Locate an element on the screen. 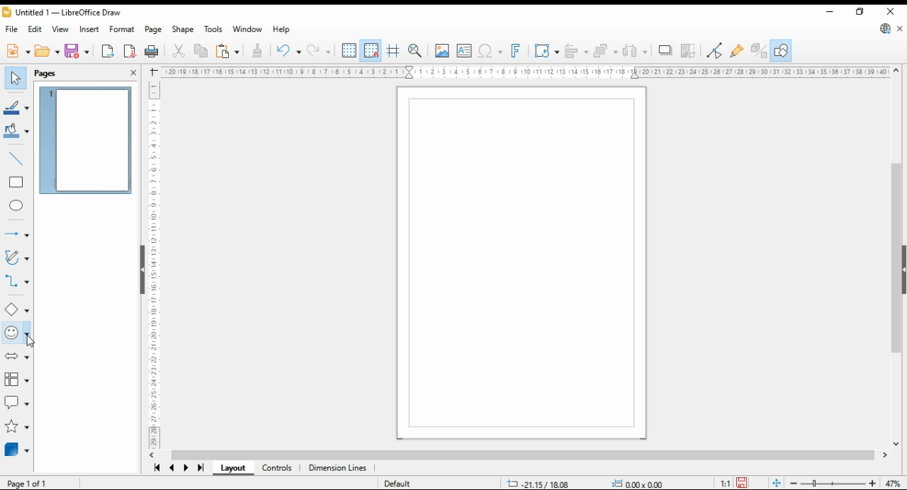  stars and banners is located at coordinates (16, 427).